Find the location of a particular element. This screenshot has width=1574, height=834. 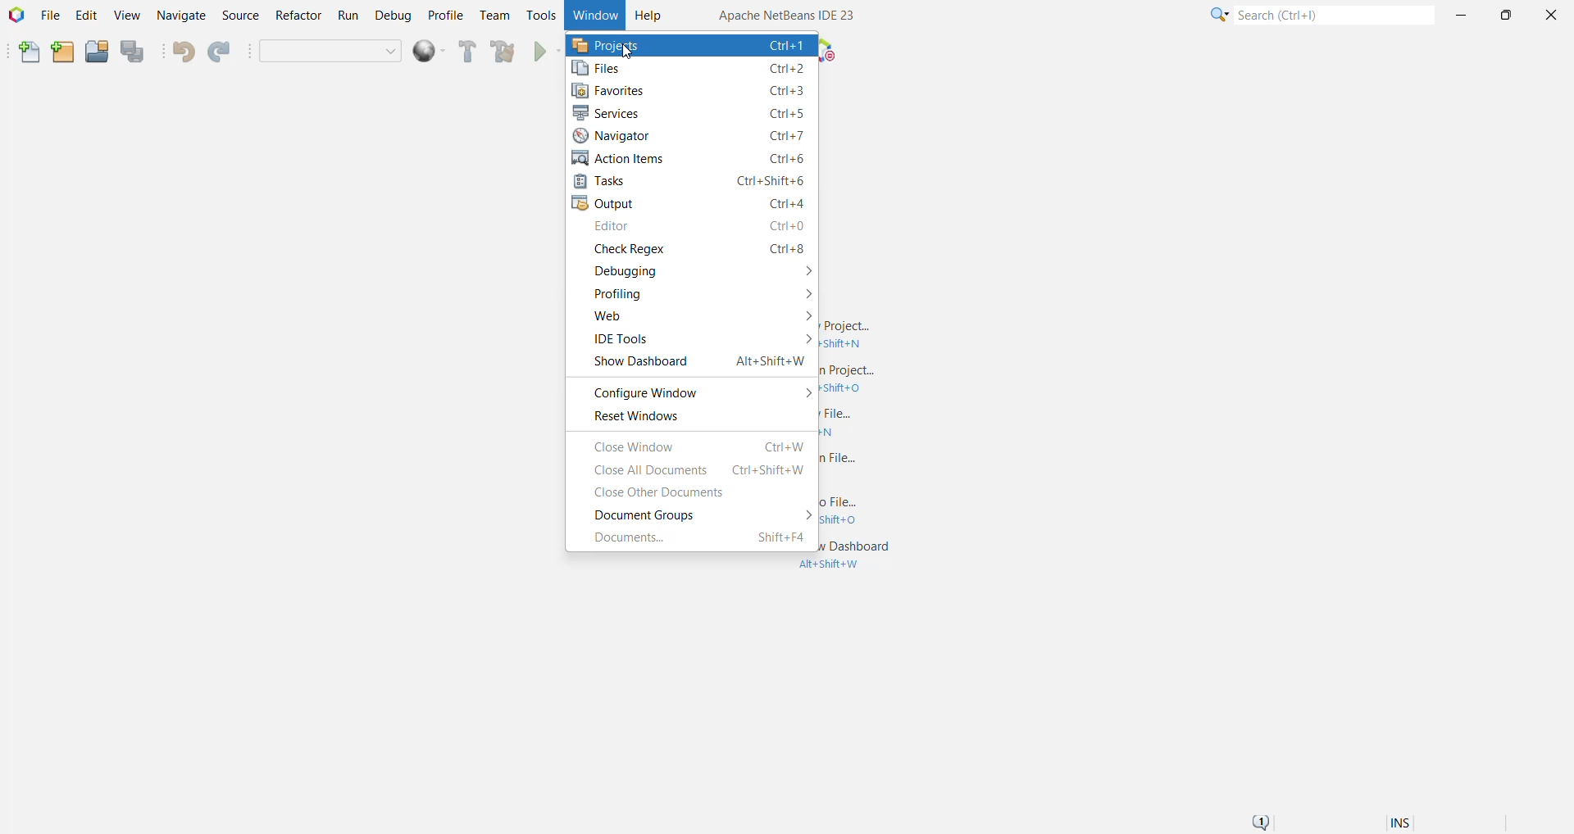

Team is located at coordinates (494, 16).